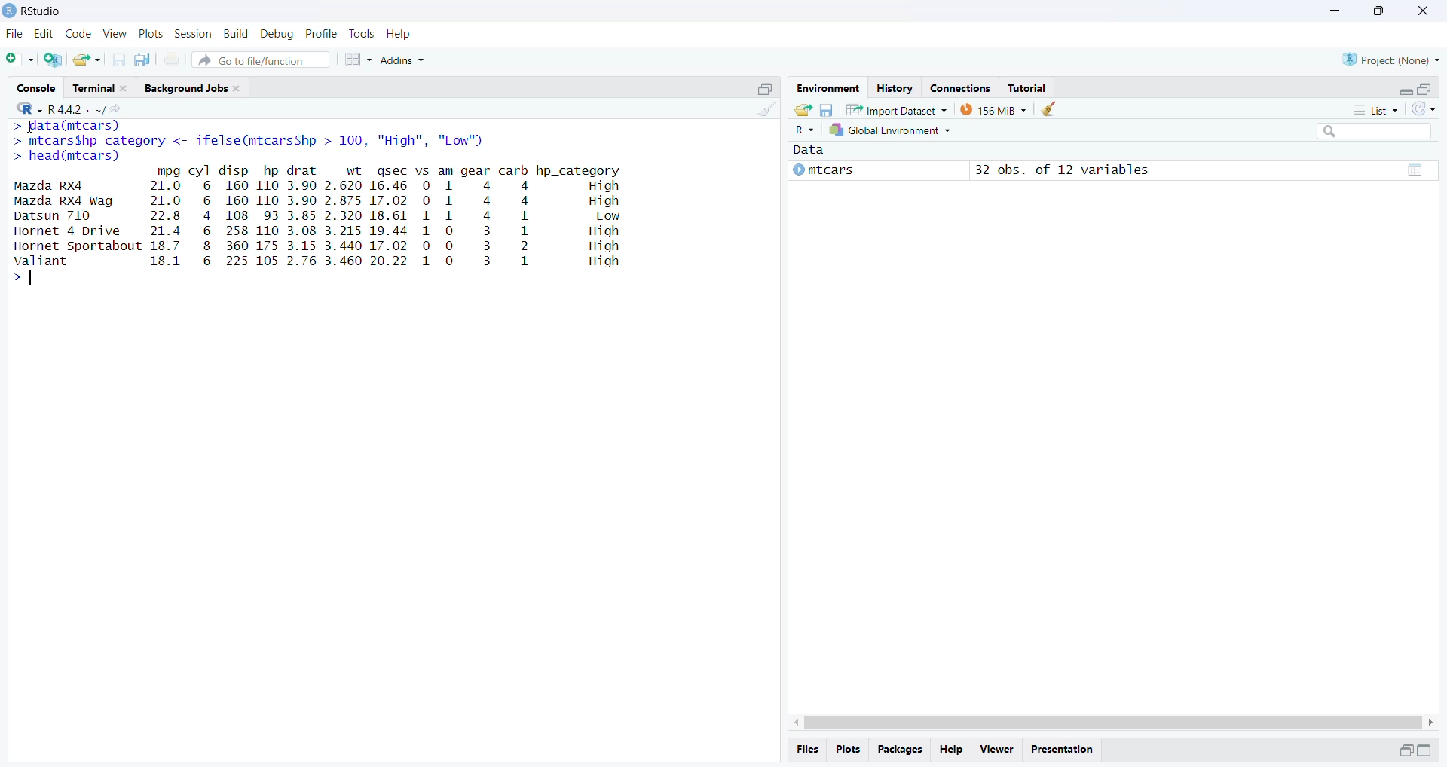  Describe the element at coordinates (893, 132) in the screenshot. I see `Global Environment` at that location.